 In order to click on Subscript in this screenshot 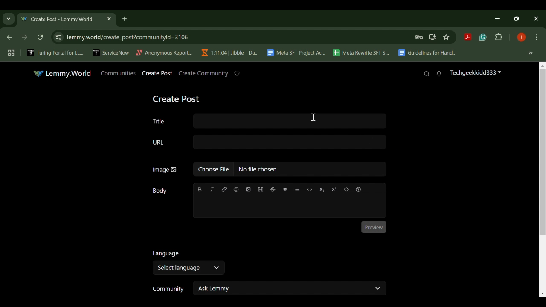, I will do `click(322, 189)`.